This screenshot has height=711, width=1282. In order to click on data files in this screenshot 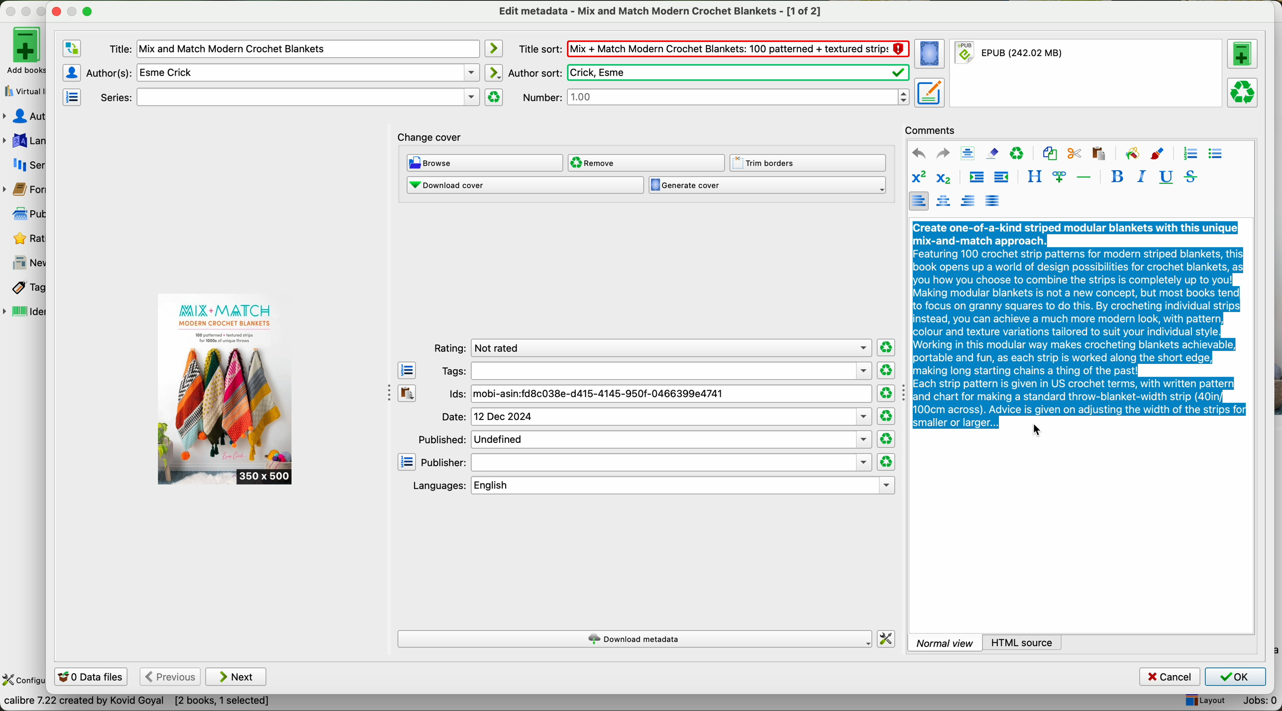, I will do `click(89, 678)`.